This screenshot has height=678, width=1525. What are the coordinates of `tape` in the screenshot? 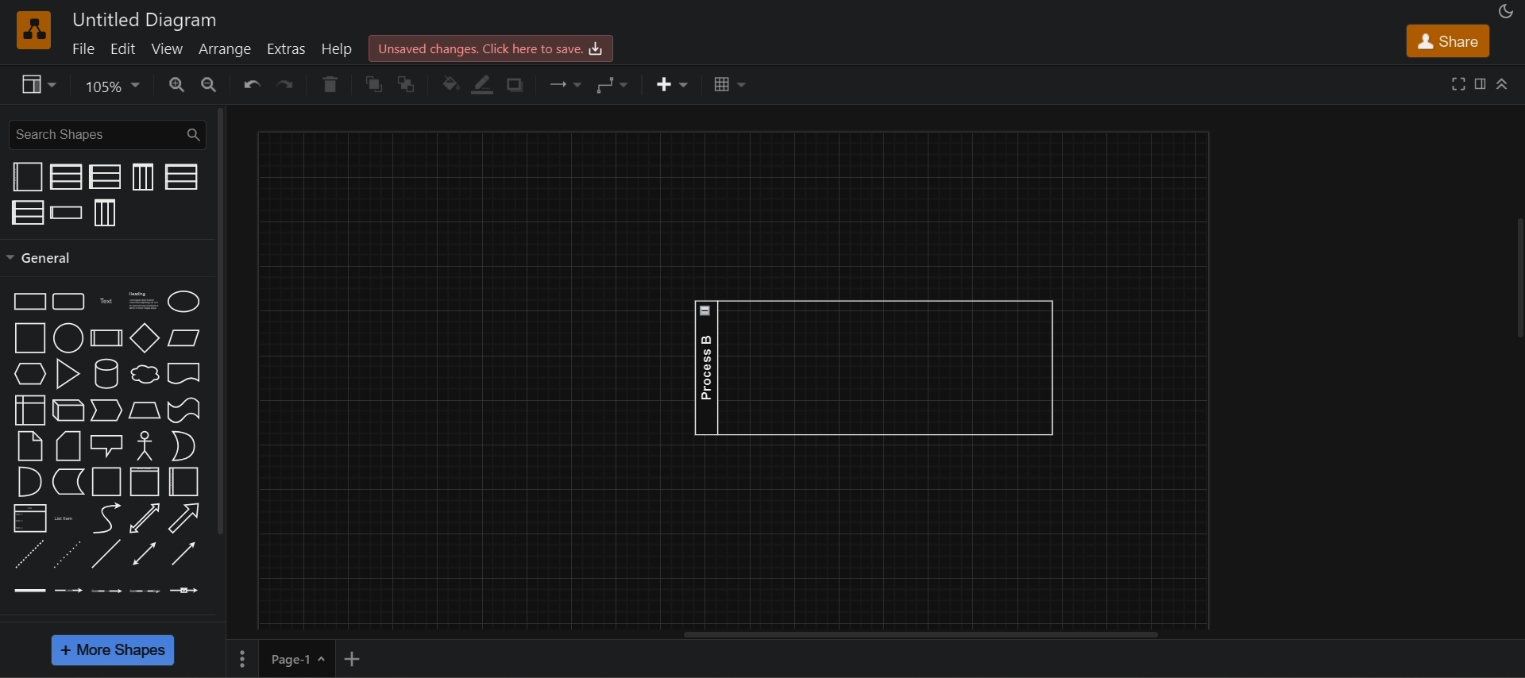 It's located at (183, 410).